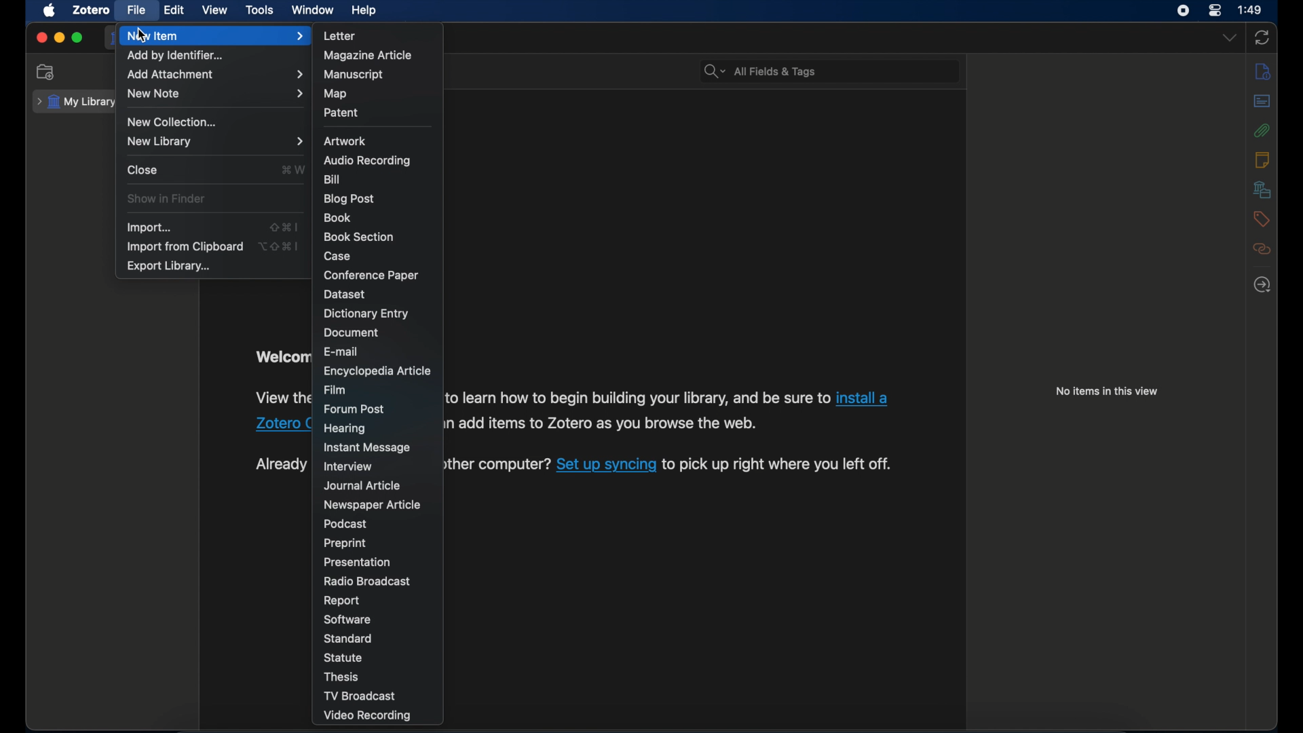 The width and height of the screenshot is (1303, 733). I want to click on add by identifier, so click(175, 56).